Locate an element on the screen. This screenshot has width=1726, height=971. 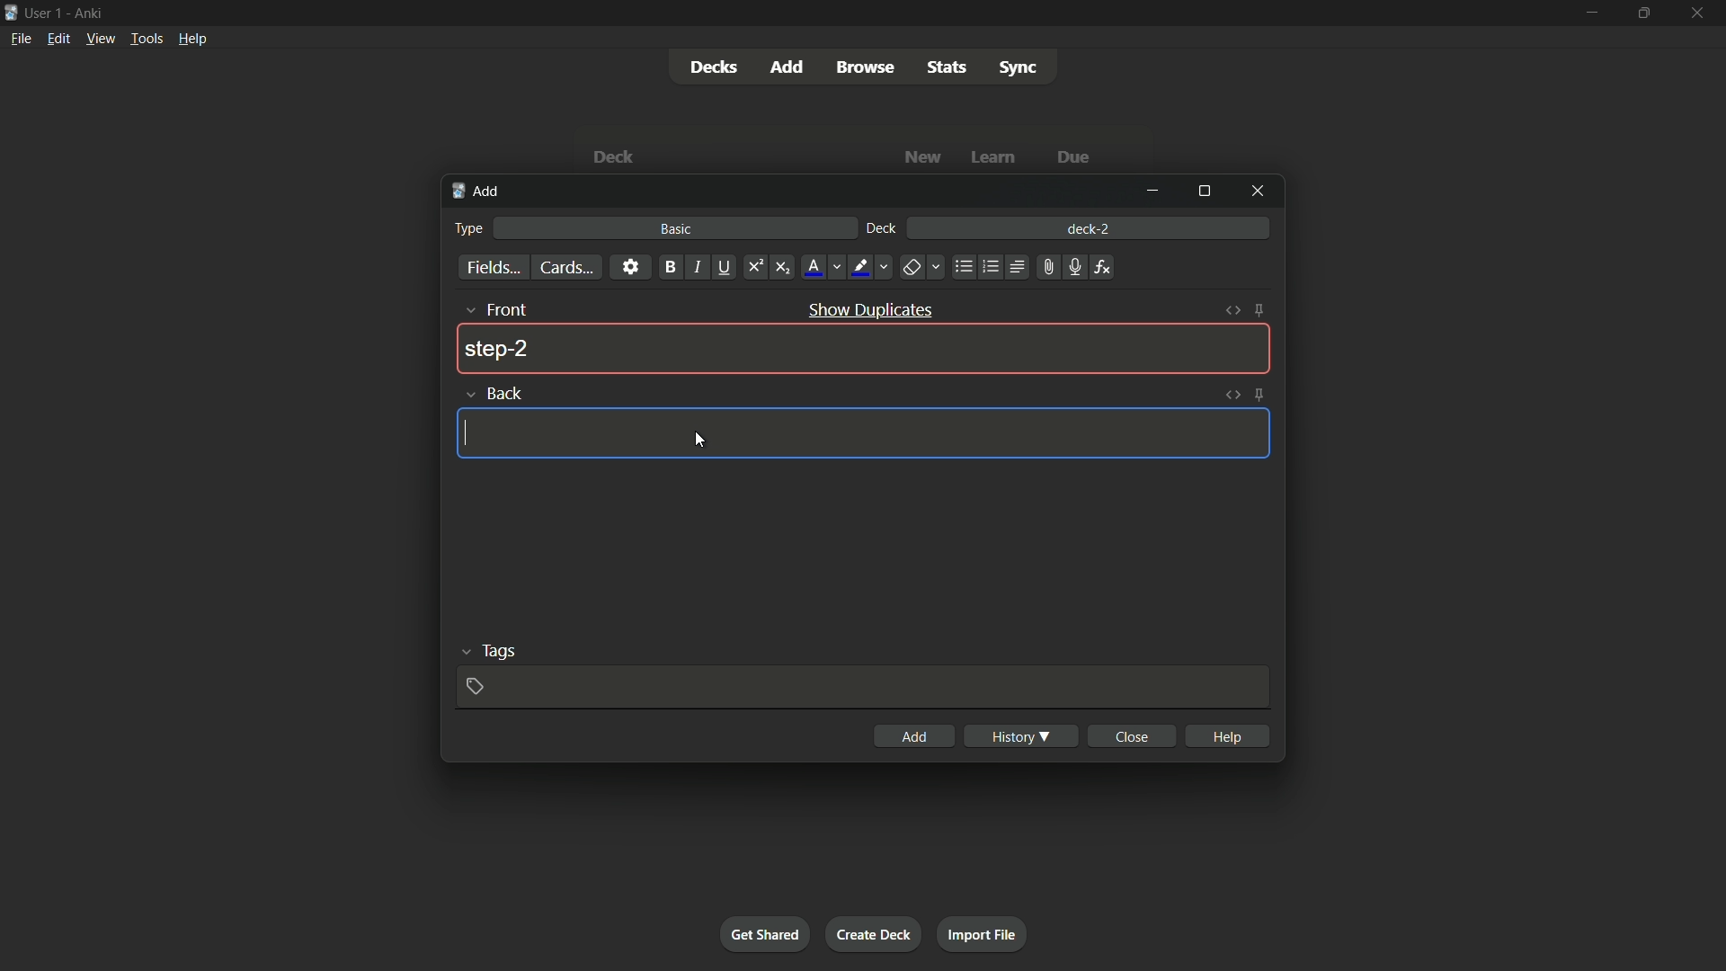
file menu is located at coordinates (19, 39).